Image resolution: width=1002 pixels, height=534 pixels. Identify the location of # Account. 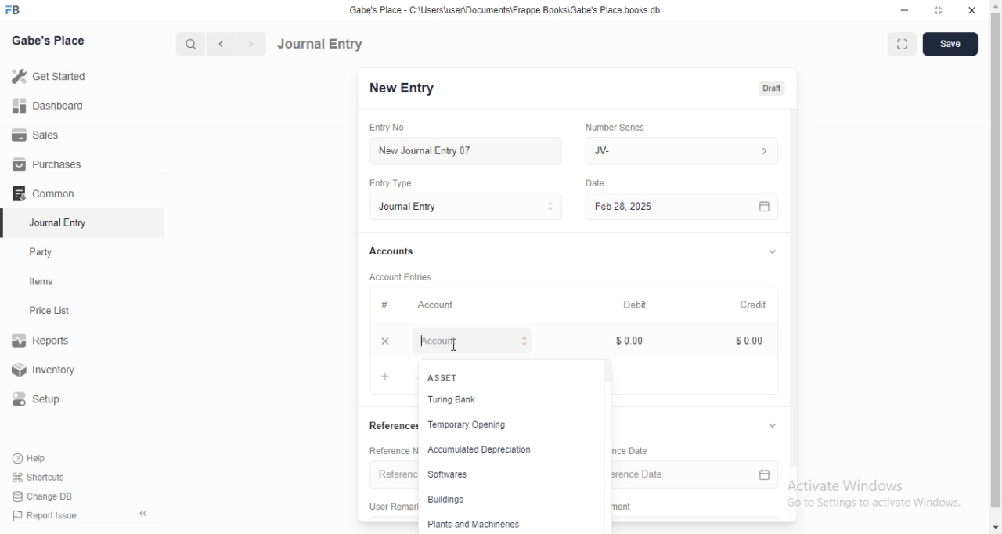
(421, 305).